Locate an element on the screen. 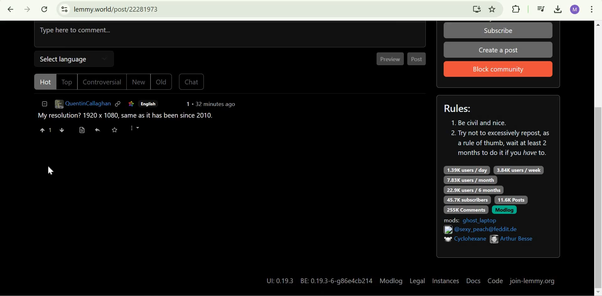  Old is located at coordinates (159, 82).